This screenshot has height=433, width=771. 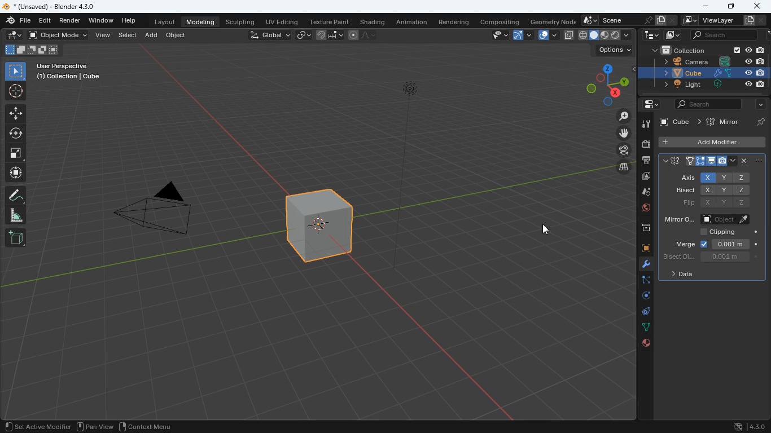 I want to click on add modifier, so click(x=710, y=142).